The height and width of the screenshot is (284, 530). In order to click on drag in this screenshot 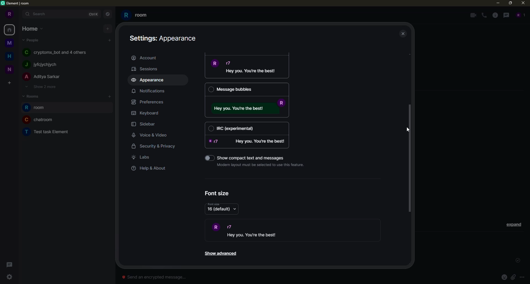, I will do `click(410, 158)`.